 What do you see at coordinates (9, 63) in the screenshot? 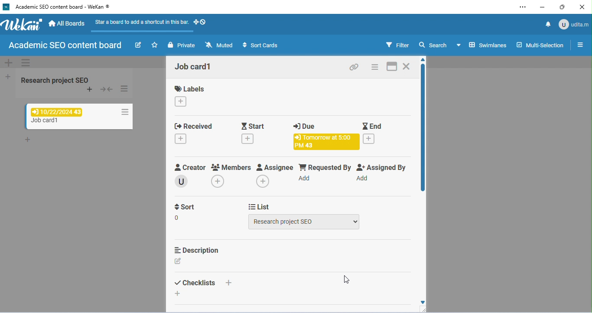
I see `add swimelane` at bounding box center [9, 63].